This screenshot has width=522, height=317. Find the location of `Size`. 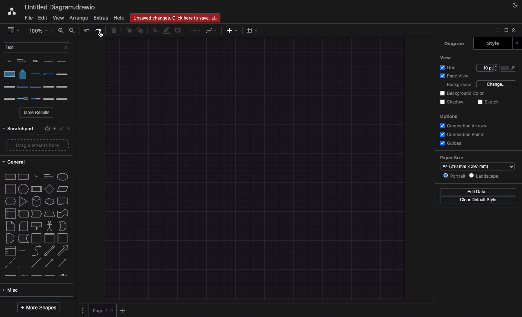

Size is located at coordinates (487, 68).